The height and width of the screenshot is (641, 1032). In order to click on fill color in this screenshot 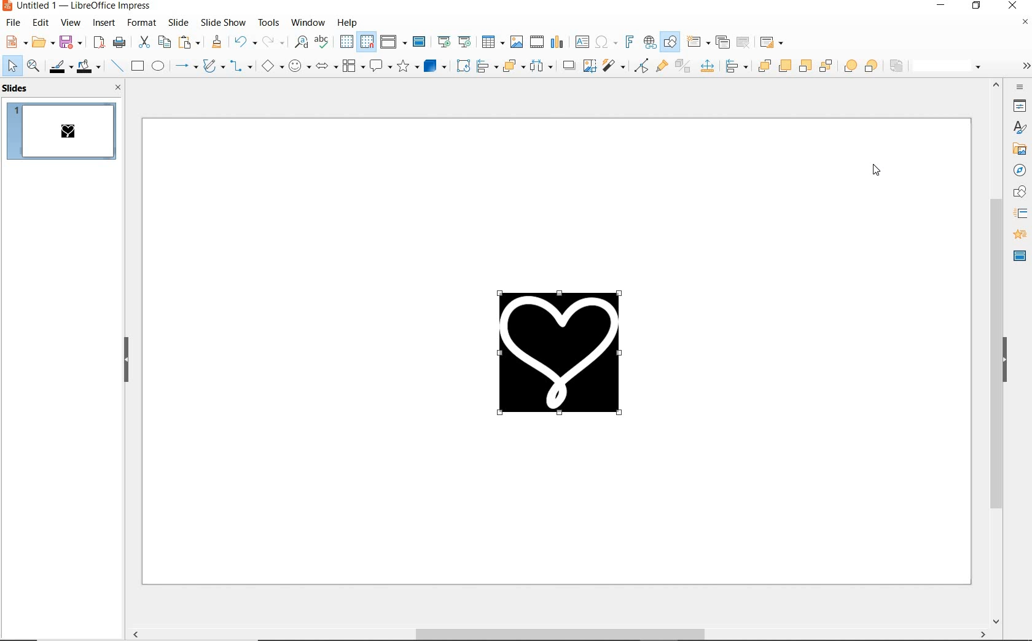, I will do `click(88, 66)`.